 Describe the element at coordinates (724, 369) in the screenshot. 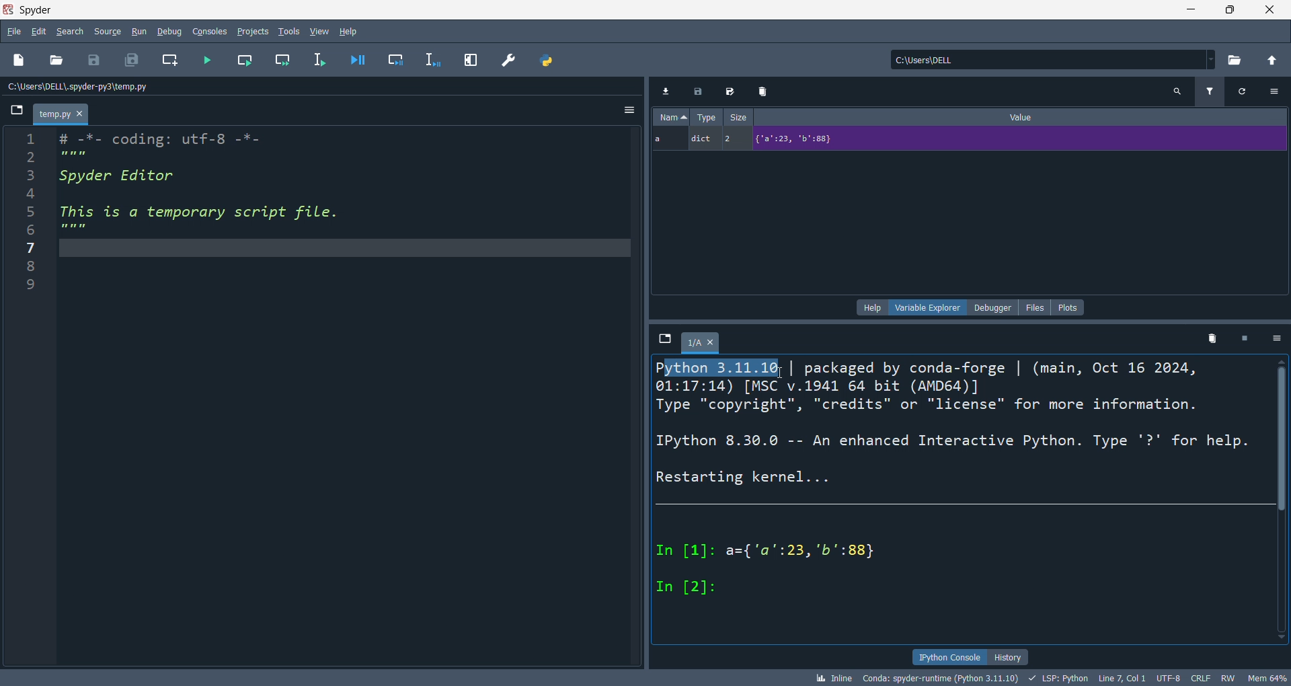

I see `selected text: ython 3.11.10` at that location.